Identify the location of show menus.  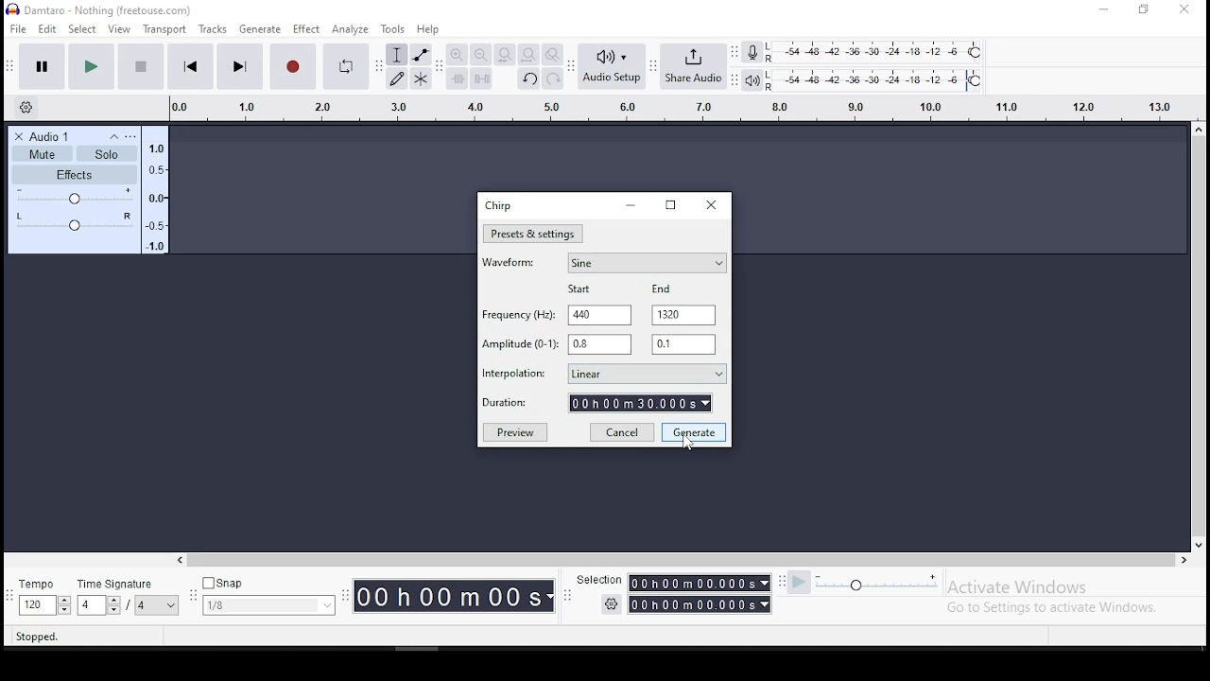
(190, 598).